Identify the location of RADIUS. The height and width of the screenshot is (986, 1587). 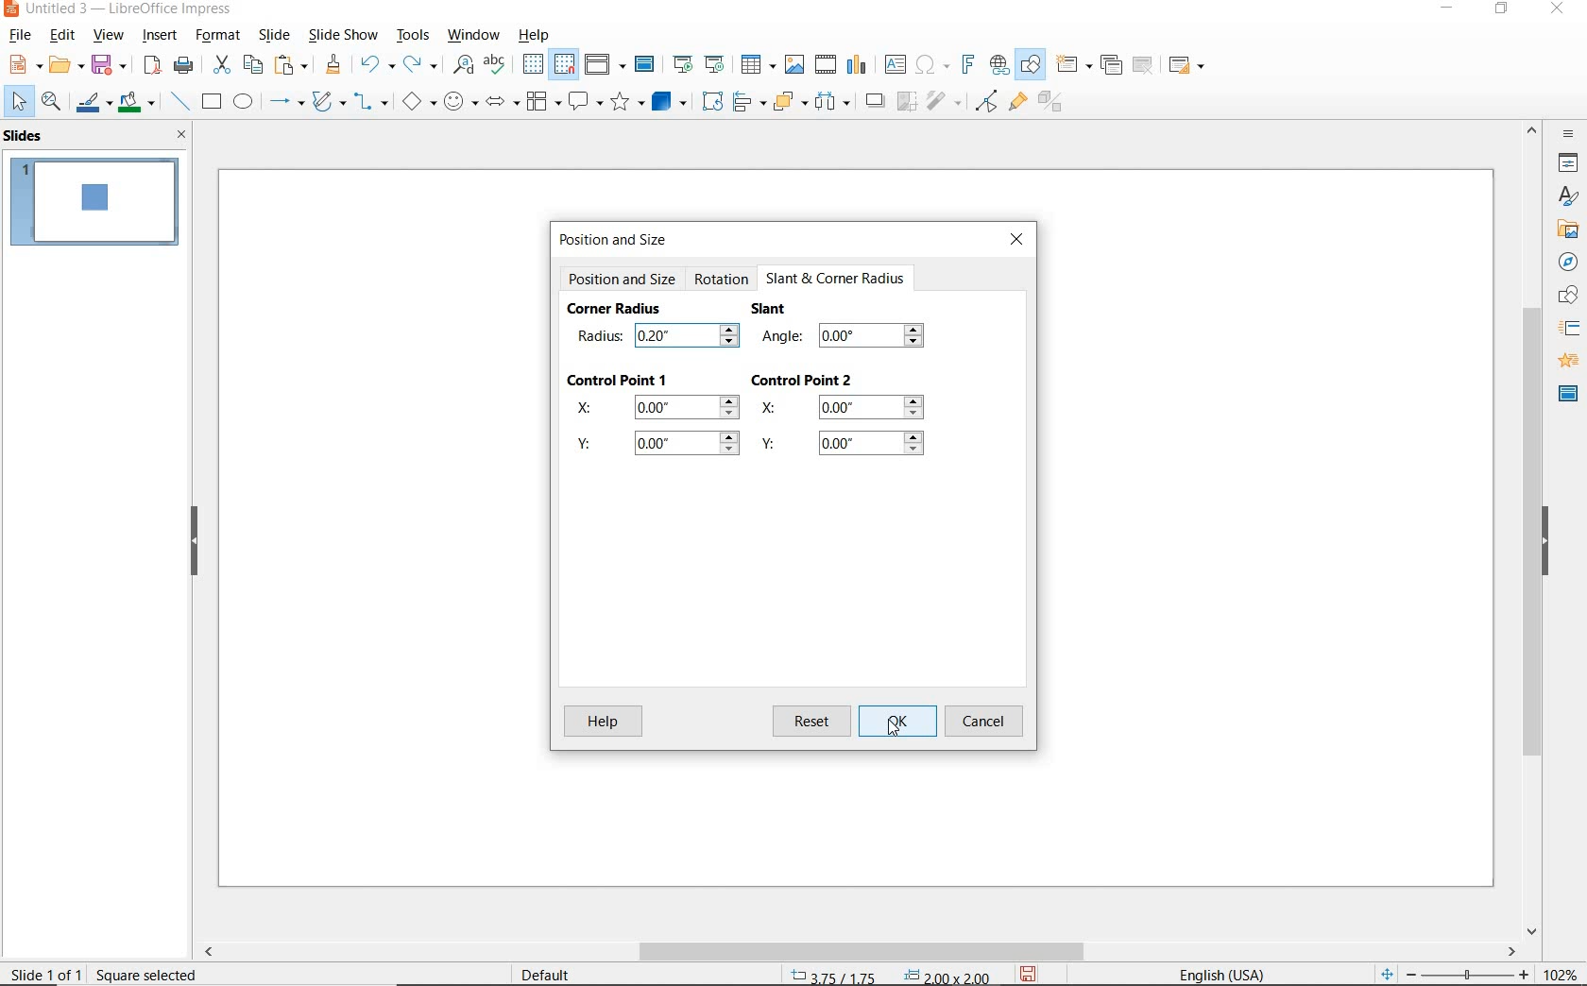
(601, 334).